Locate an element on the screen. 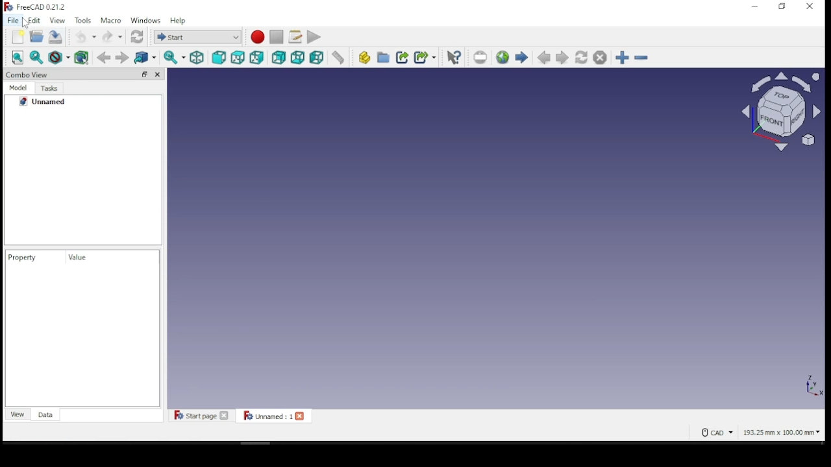  cad is located at coordinates (712, 433).